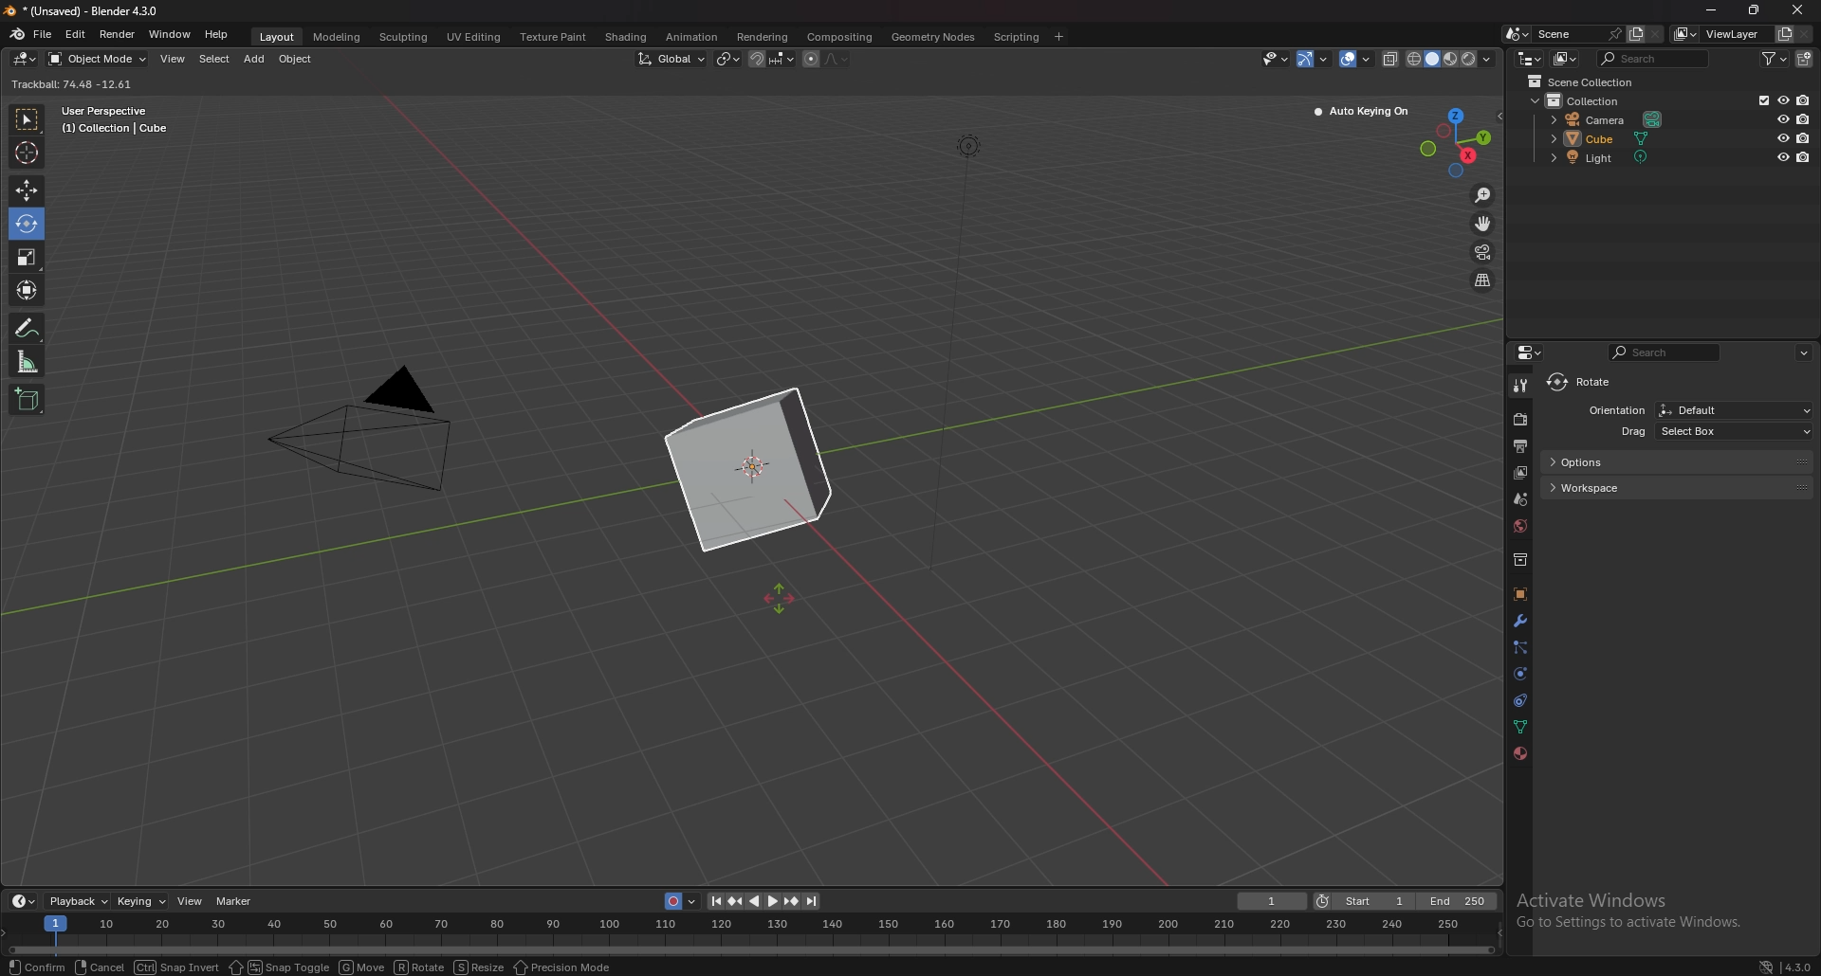 This screenshot has width=1821, height=976. I want to click on view layer, so click(1520, 473).